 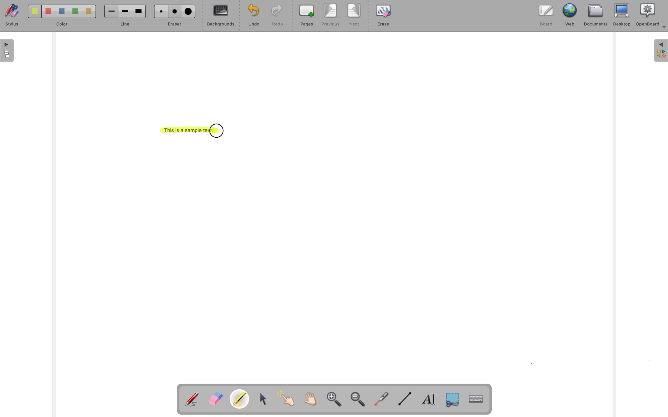 What do you see at coordinates (475, 398) in the screenshot?
I see `display virtual keyboard` at bounding box center [475, 398].